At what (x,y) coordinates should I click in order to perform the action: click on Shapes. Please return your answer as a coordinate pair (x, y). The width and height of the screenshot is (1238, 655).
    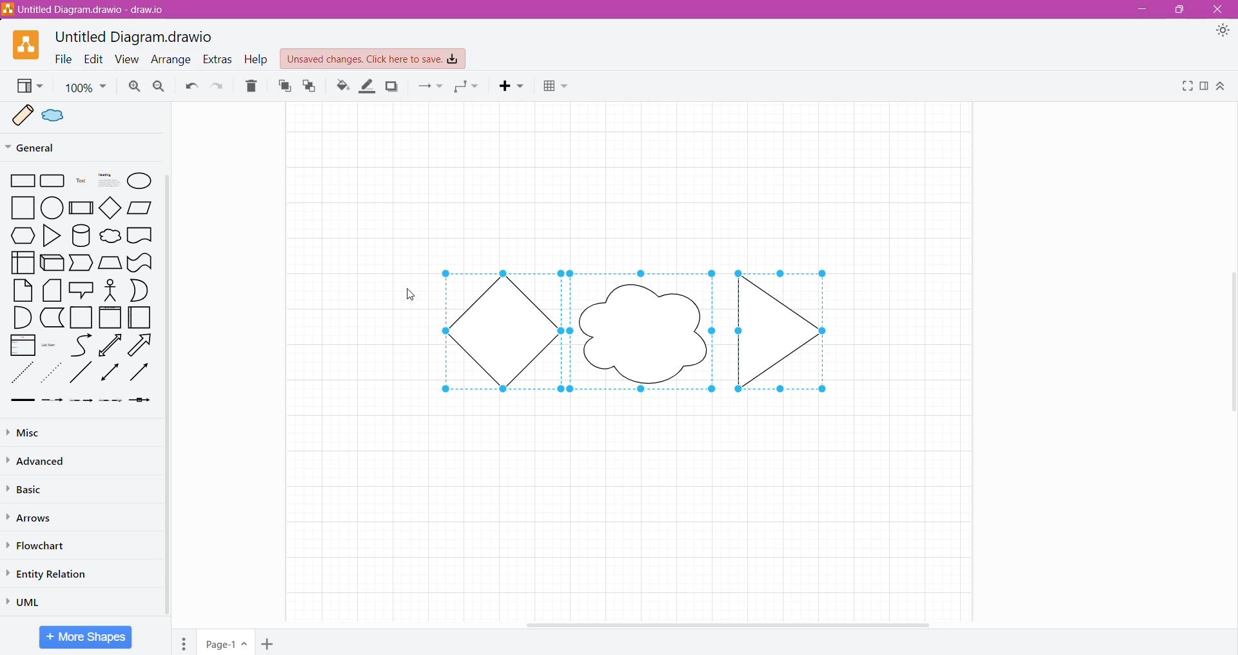
    Looking at the image, I should click on (77, 291).